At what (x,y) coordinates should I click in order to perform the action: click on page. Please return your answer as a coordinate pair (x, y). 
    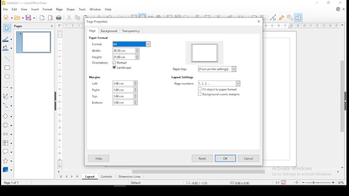
    Looking at the image, I should click on (60, 10).